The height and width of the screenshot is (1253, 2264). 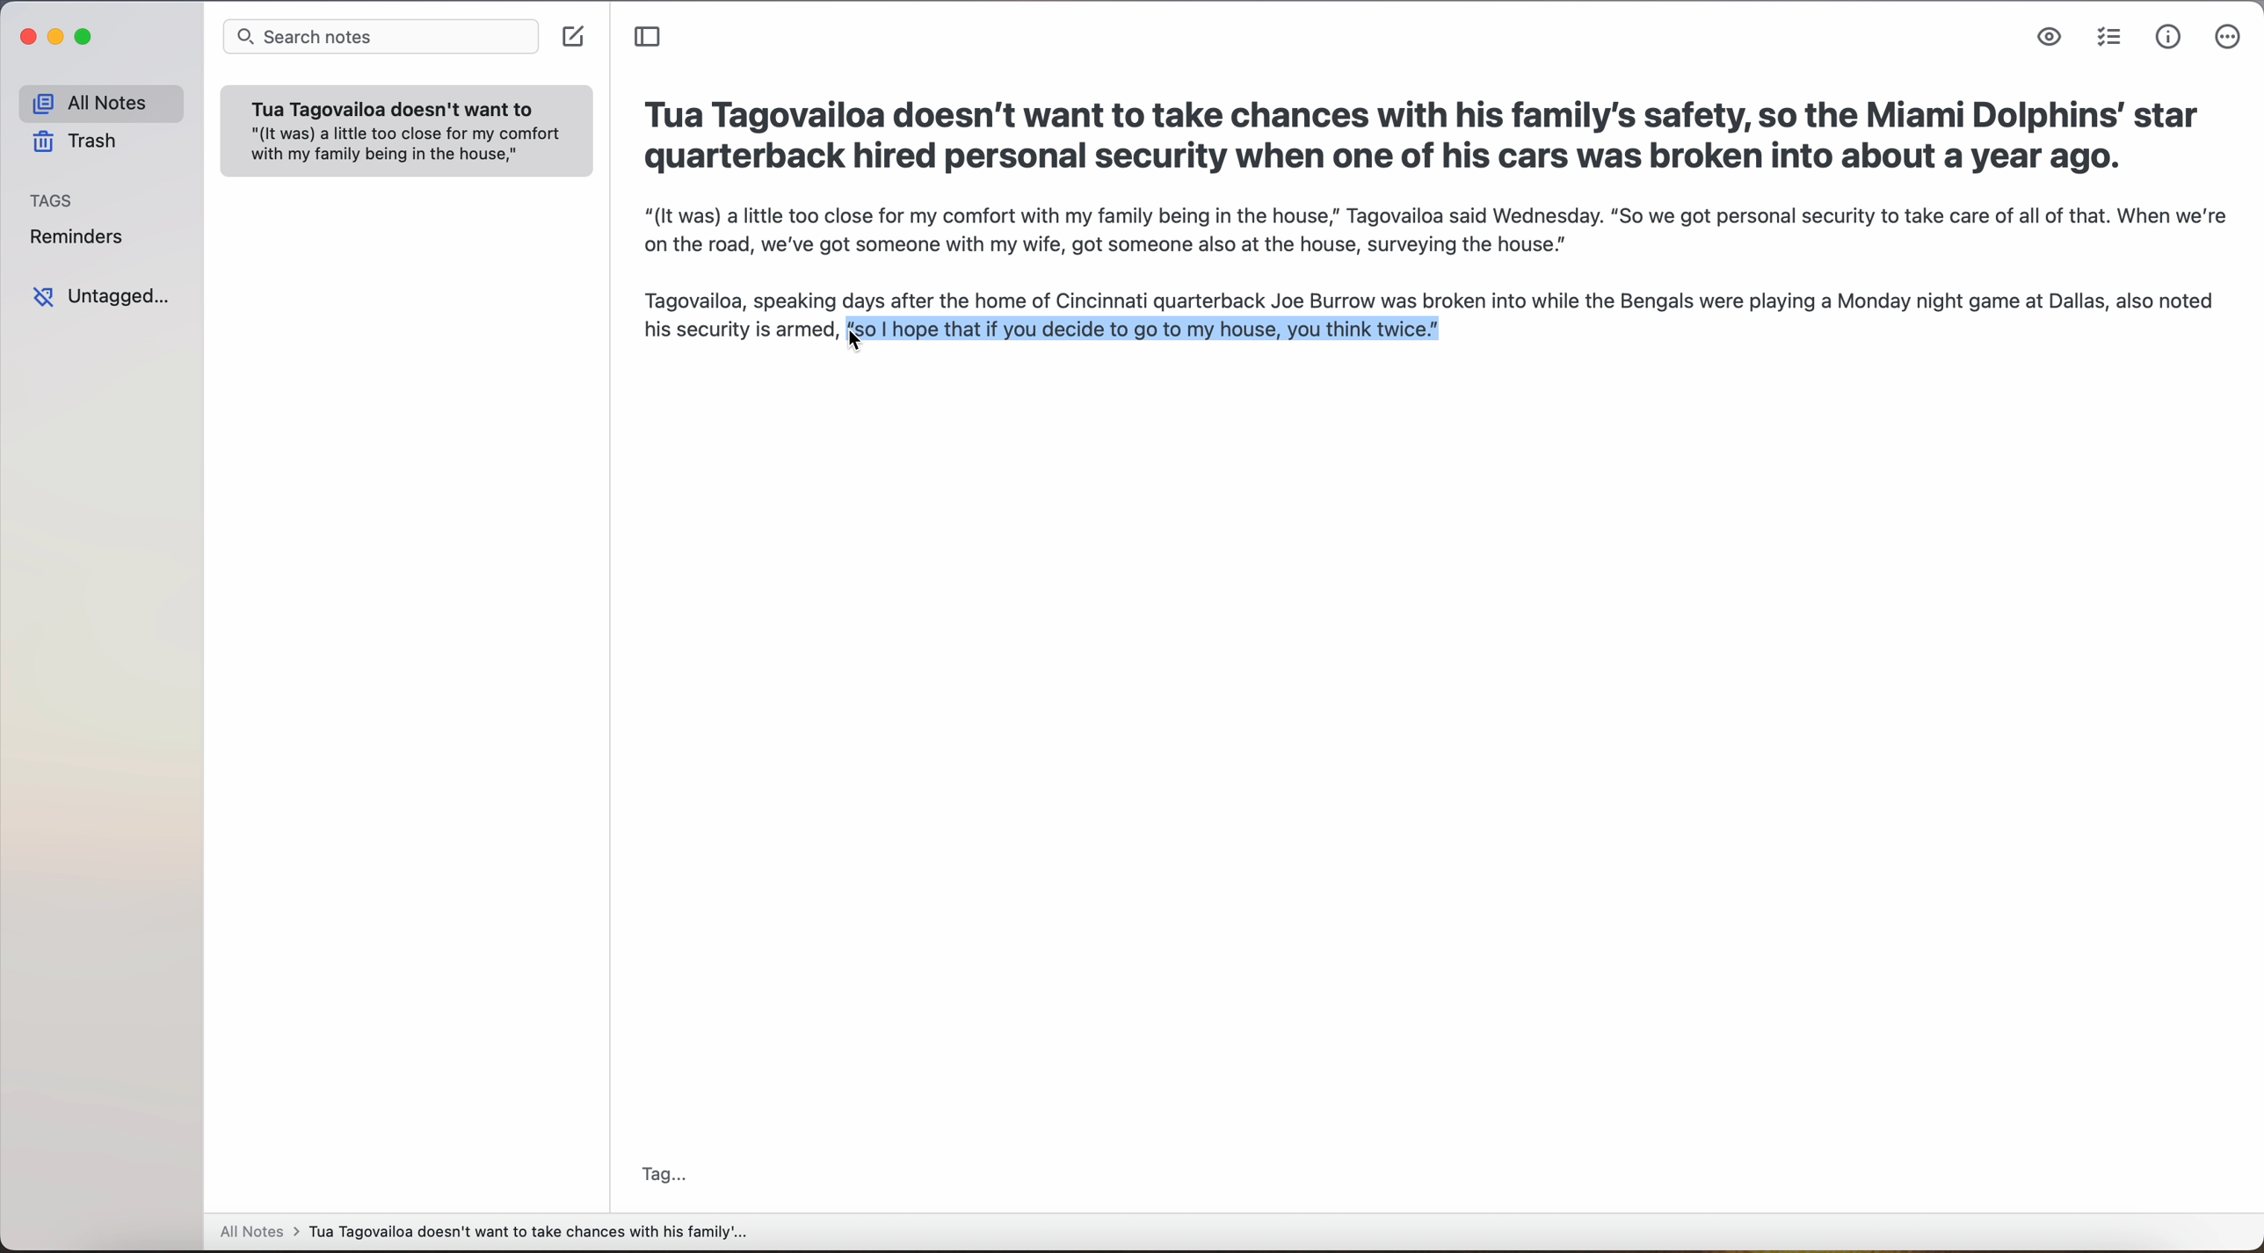 What do you see at coordinates (2227, 38) in the screenshot?
I see `more options` at bounding box center [2227, 38].